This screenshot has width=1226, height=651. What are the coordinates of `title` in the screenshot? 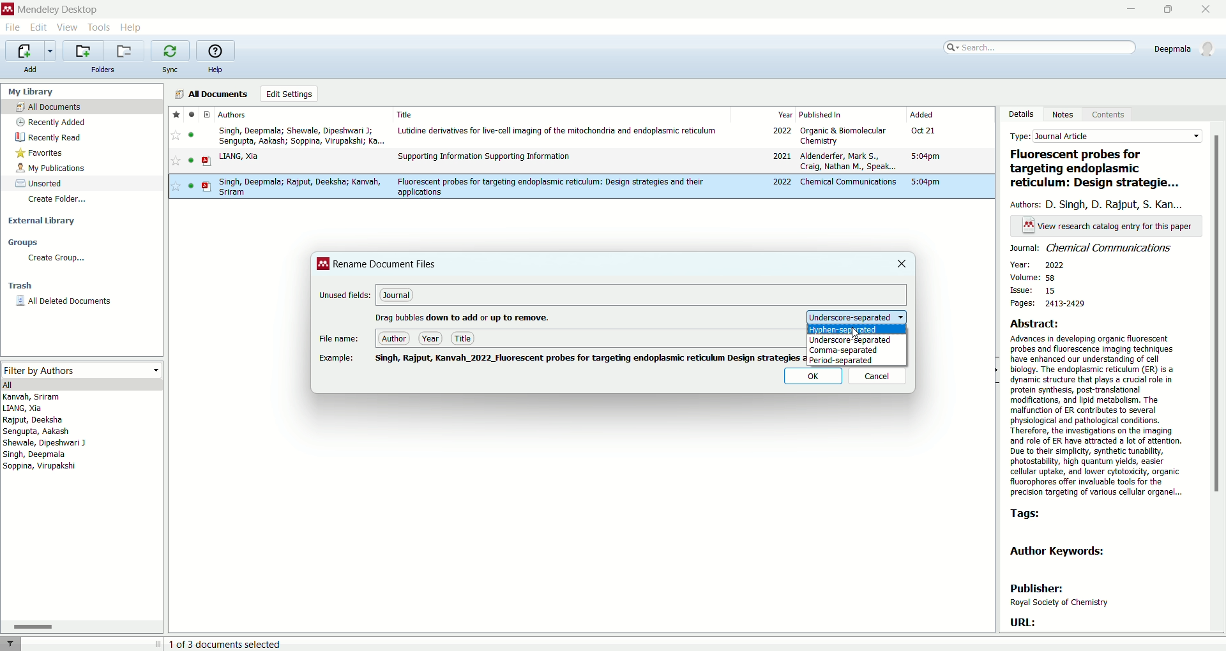 It's located at (557, 112).